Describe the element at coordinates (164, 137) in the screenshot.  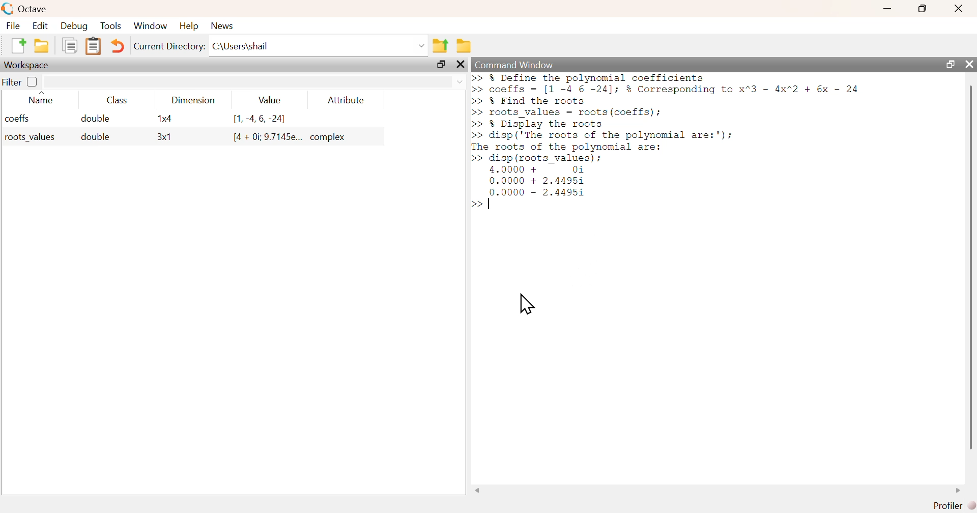
I see `3x1` at that location.